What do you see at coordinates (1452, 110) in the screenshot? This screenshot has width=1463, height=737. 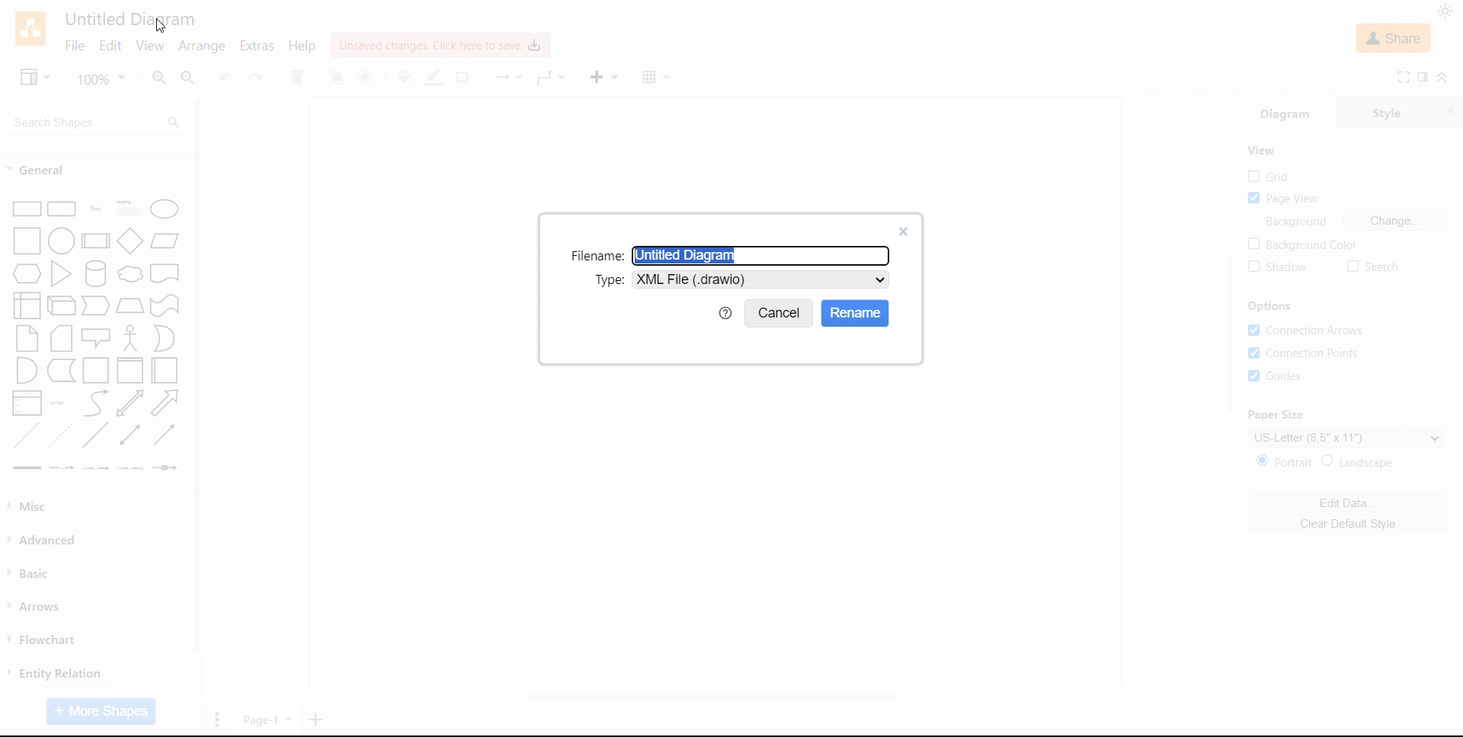 I see `Close tabs ` at bounding box center [1452, 110].